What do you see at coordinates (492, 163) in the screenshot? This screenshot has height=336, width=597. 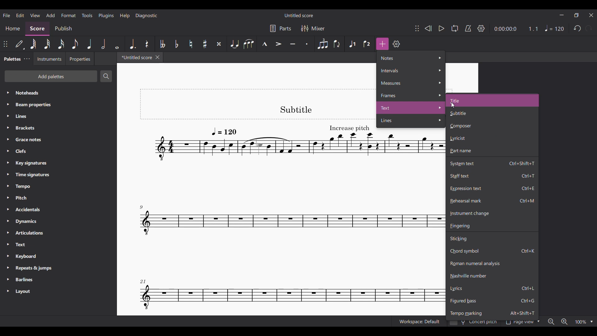 I see `System text` at bounding box center [492, 163].